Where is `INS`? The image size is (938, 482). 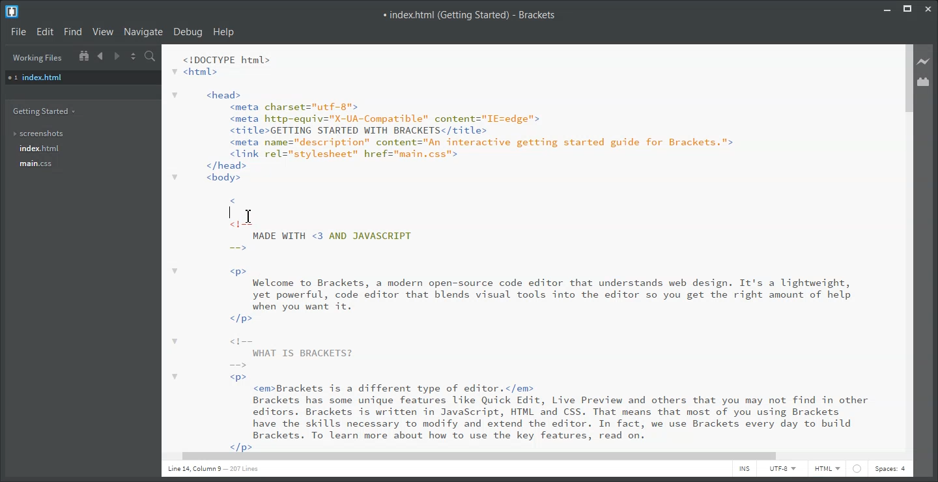
INS is located at coordinates (745, 470).